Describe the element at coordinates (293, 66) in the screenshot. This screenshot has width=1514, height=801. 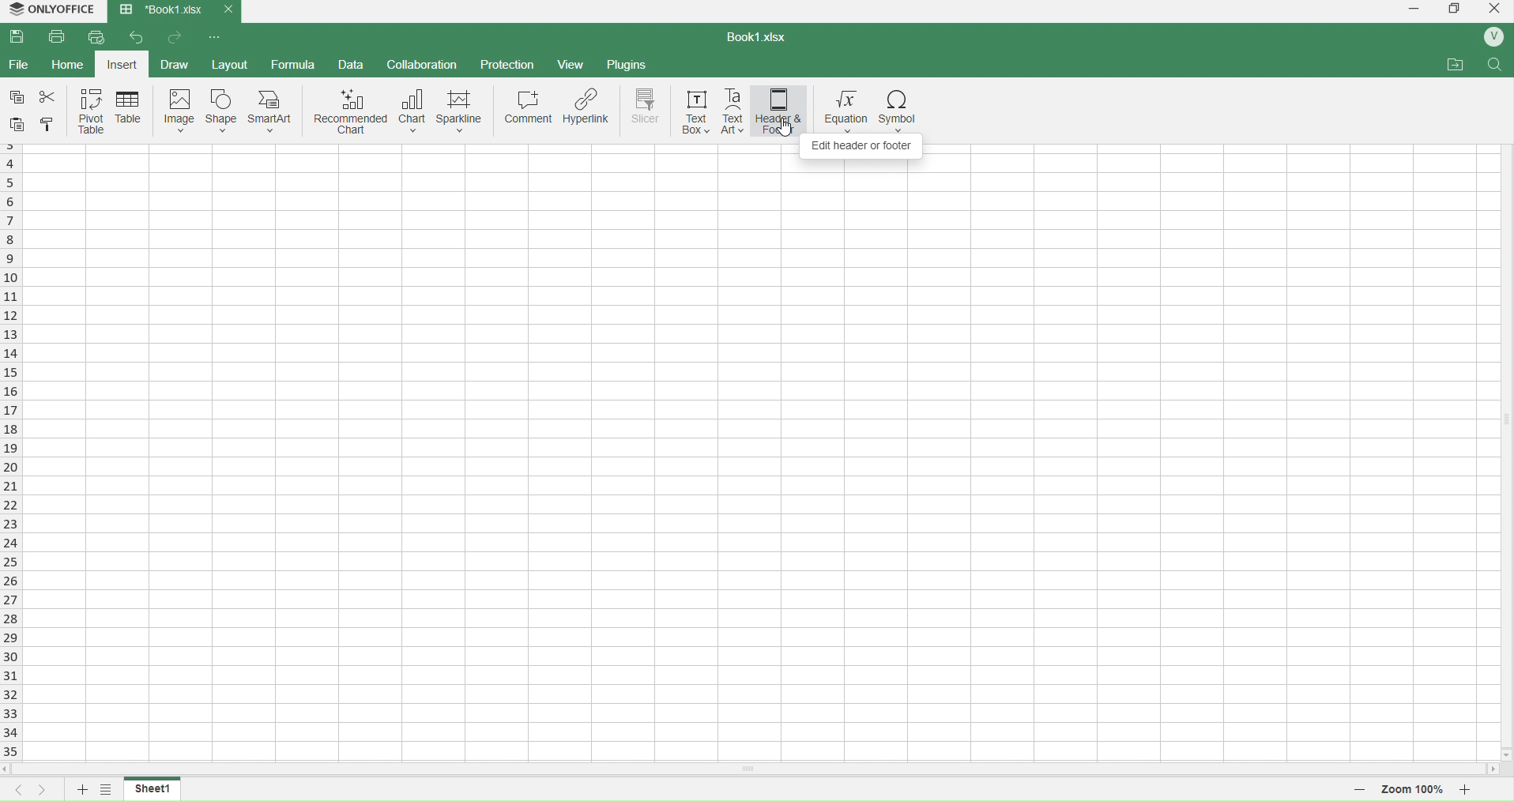
I see `formula` at that location.